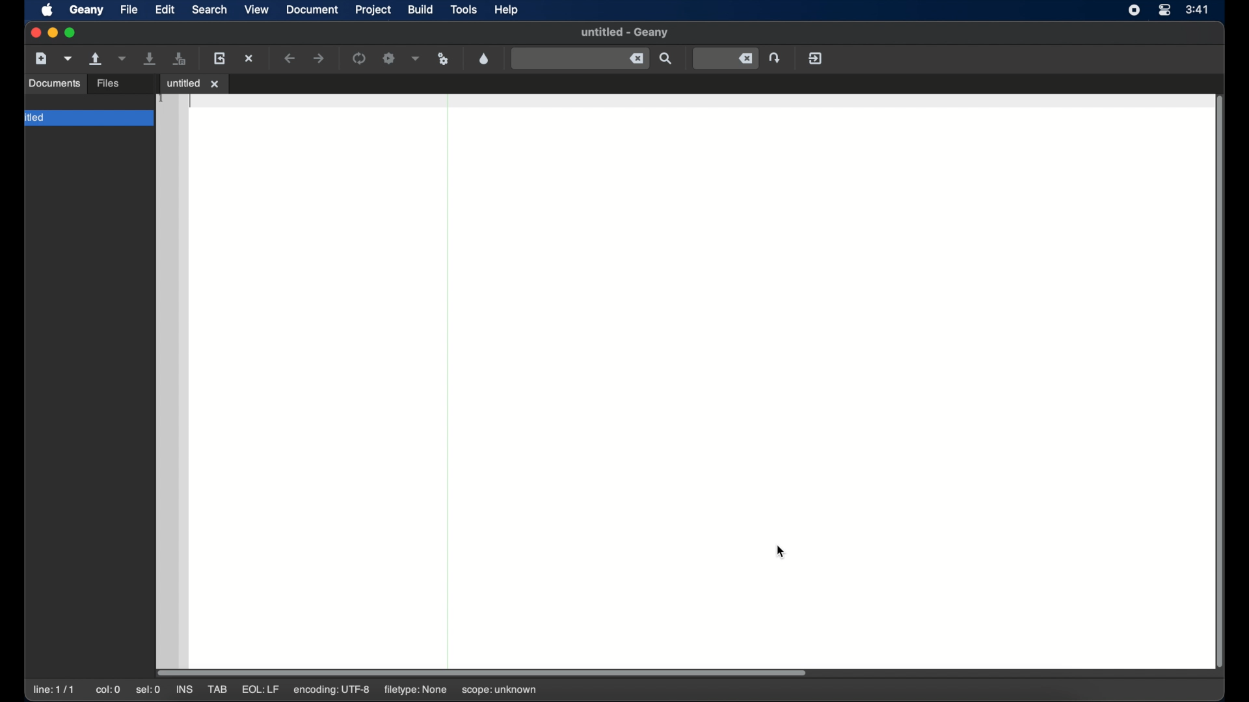  I want to click on sel: 0, so click(148, 690).